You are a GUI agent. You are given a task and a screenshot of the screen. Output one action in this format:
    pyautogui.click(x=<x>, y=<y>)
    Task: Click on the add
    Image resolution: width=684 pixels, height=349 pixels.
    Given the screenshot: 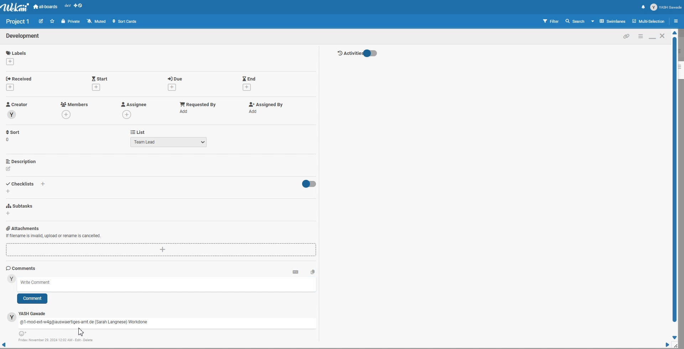 What is the action you would take?
    pyautogui.click(x=247, y=88)
    